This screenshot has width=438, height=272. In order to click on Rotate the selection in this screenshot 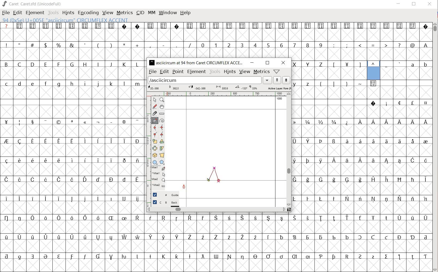, I will do `click(162, 142)`.